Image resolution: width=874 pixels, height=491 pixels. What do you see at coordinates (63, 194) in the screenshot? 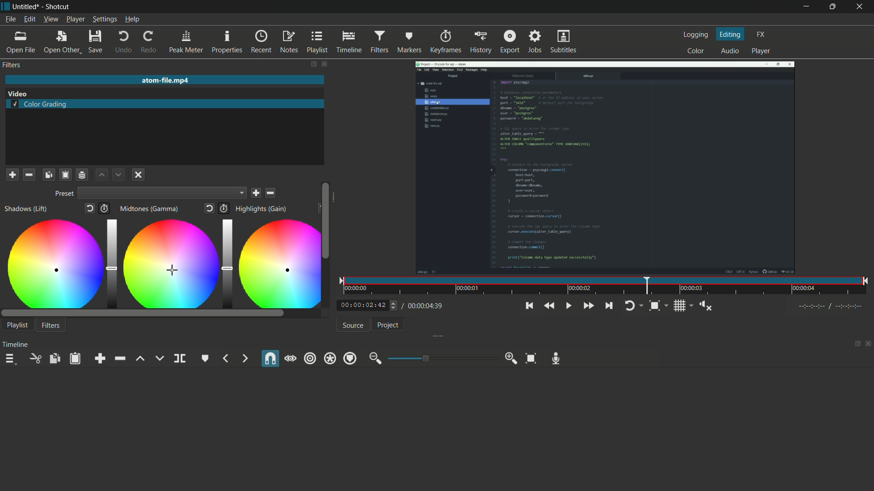
I see `Present` at bounding box center [63, 194].